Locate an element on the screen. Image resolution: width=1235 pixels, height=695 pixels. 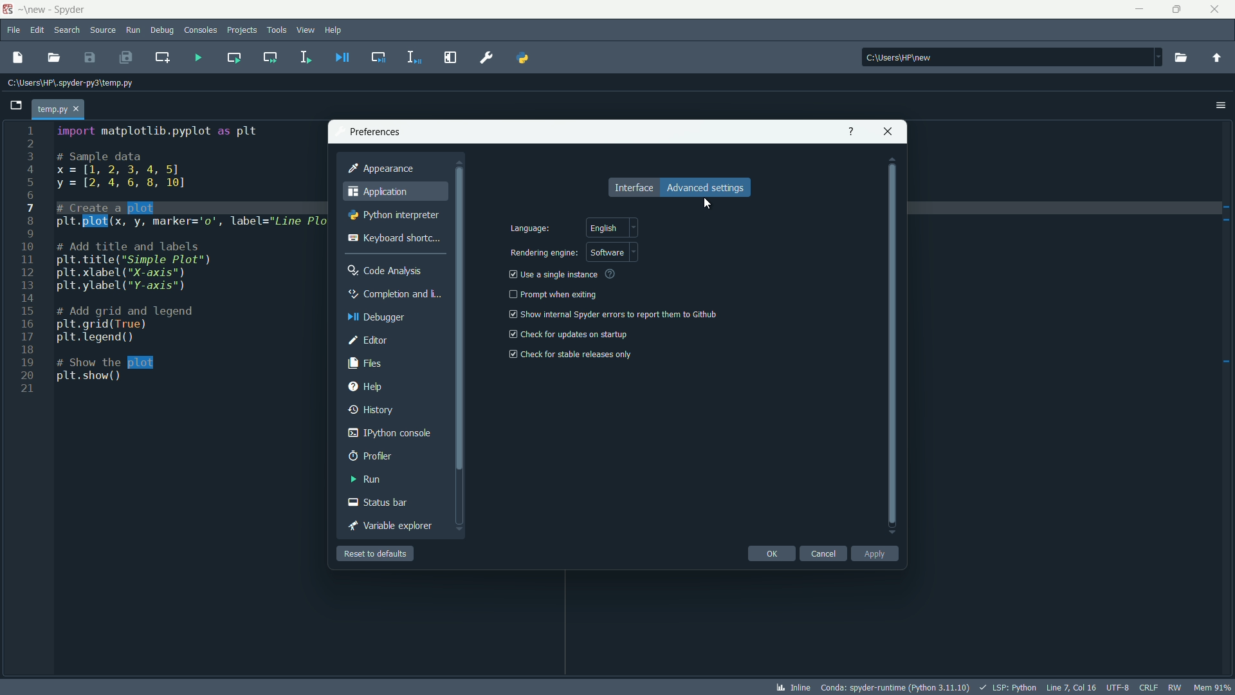
interface is located at coordinates (634, 188).